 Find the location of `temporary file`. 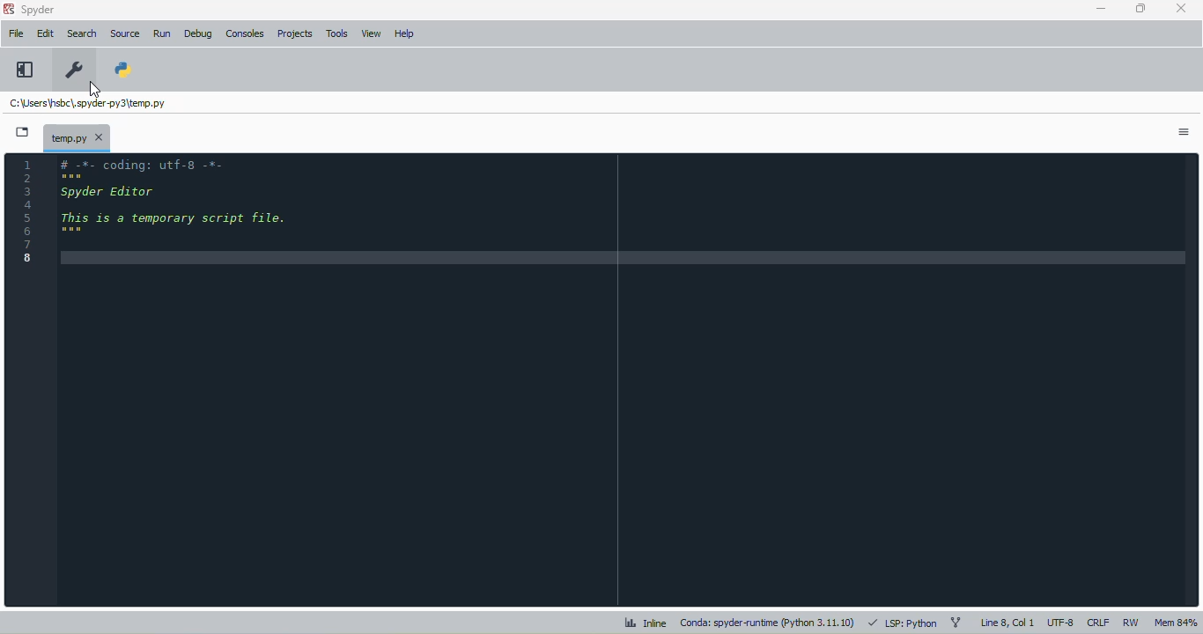

temporary file is located at coordinates (87, 103).